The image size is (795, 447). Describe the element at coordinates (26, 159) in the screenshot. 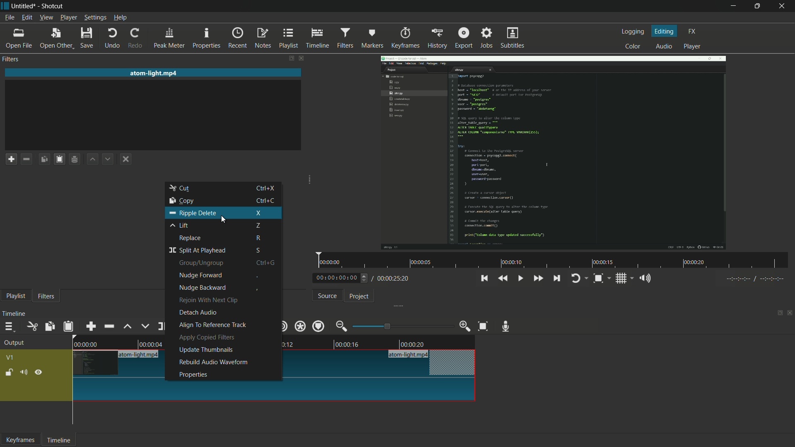

I see `remove filter` at that location.